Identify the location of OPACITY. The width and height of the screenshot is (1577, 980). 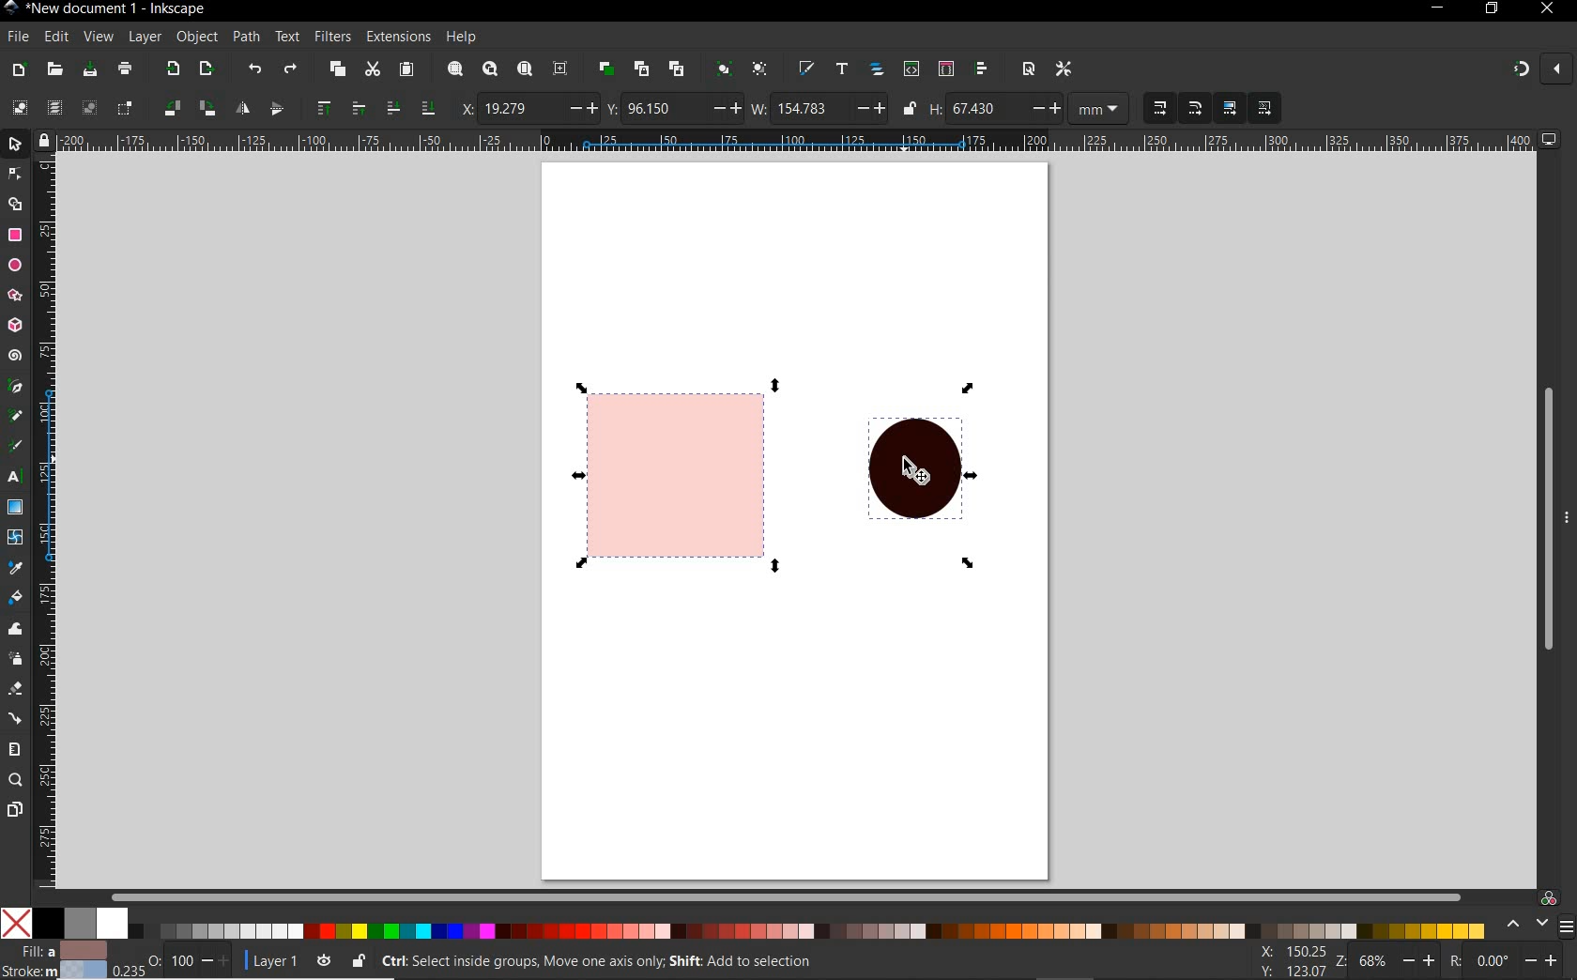
(171, 959).